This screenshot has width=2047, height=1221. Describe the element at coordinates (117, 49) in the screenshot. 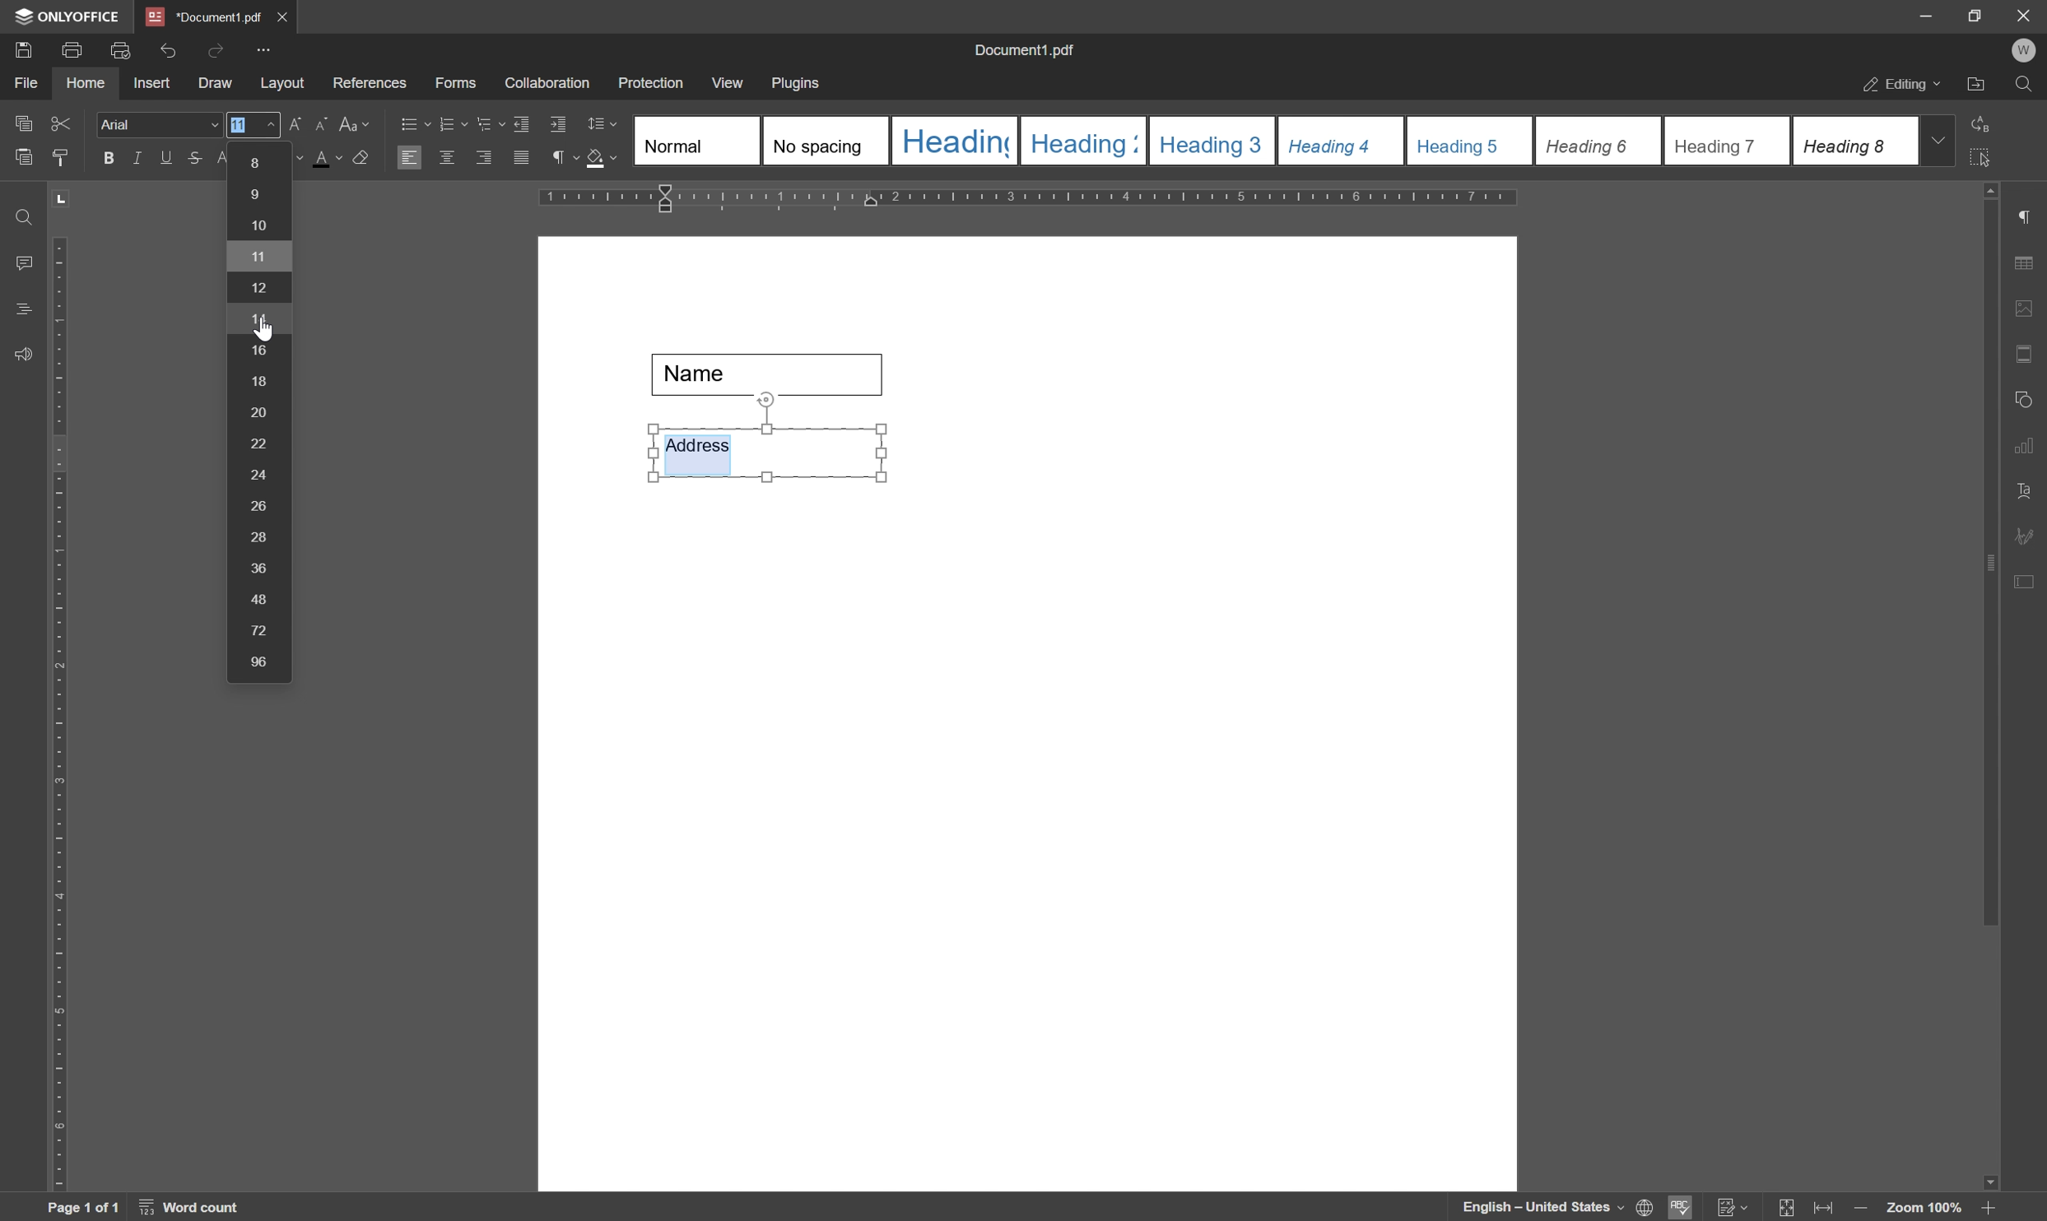

I see `quick print` at that location.